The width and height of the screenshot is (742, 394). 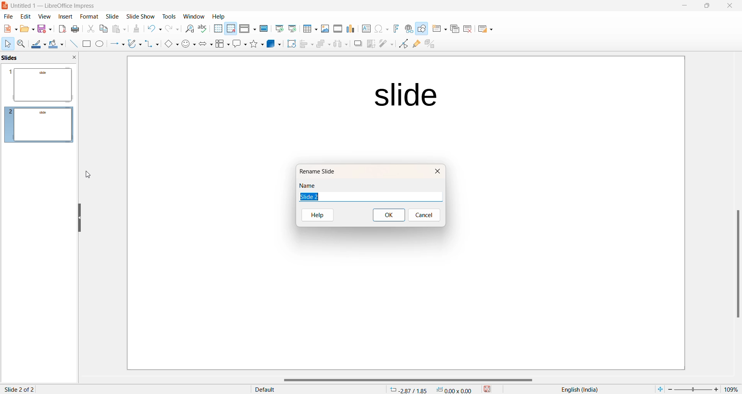 What do you see at coordinates (87, 15) in the screenshot?
I see `Format` at bounding box center [87, 15].